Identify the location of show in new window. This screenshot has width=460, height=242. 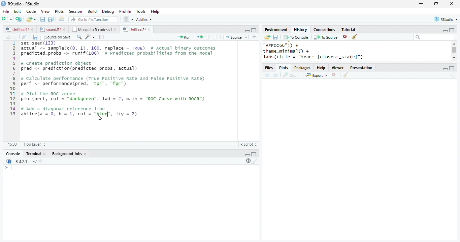
(25, 37).